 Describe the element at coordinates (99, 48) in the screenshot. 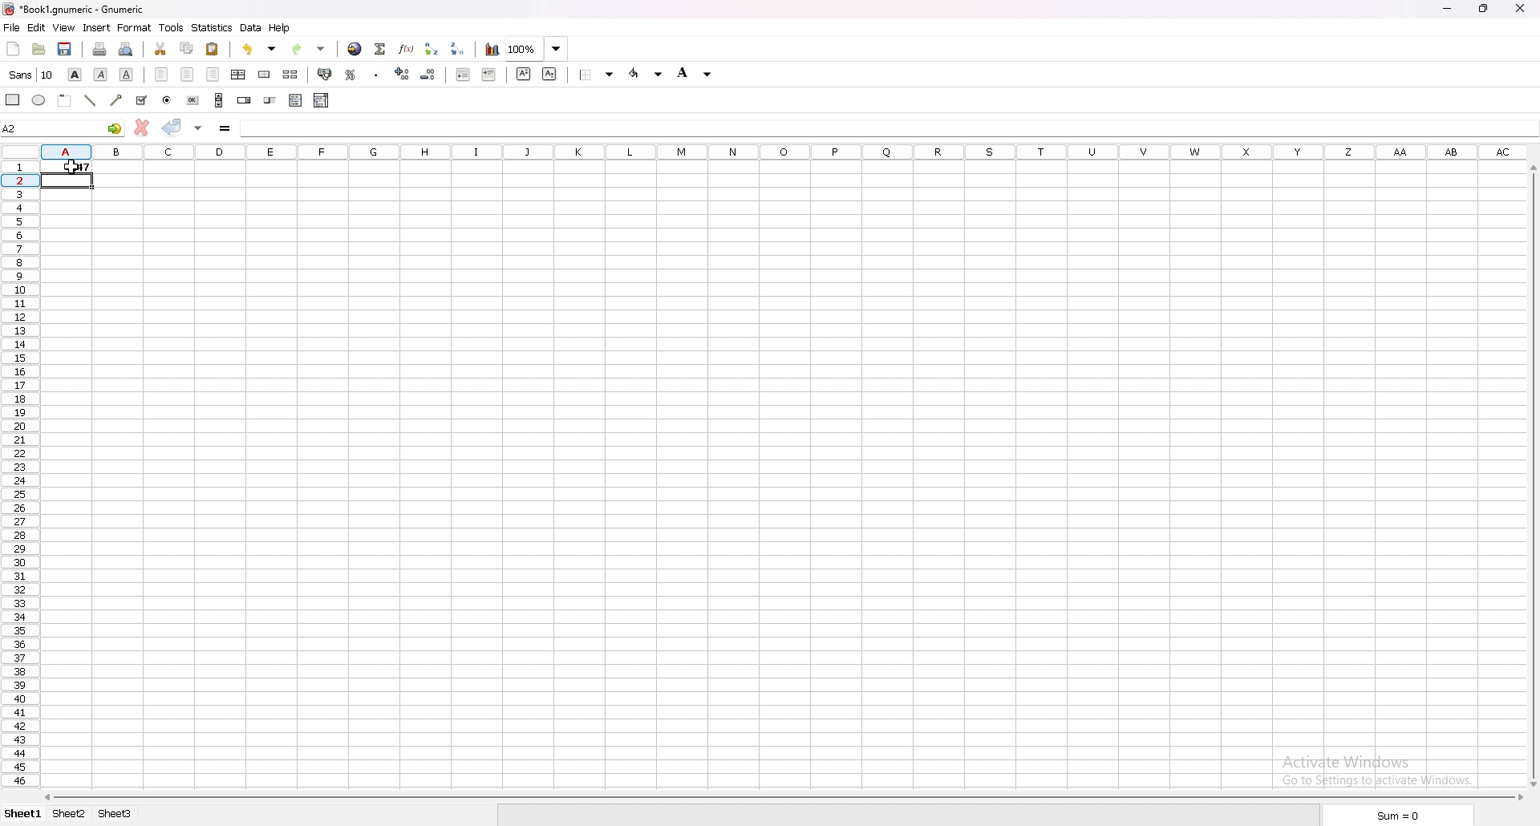

I see `print` at that location.